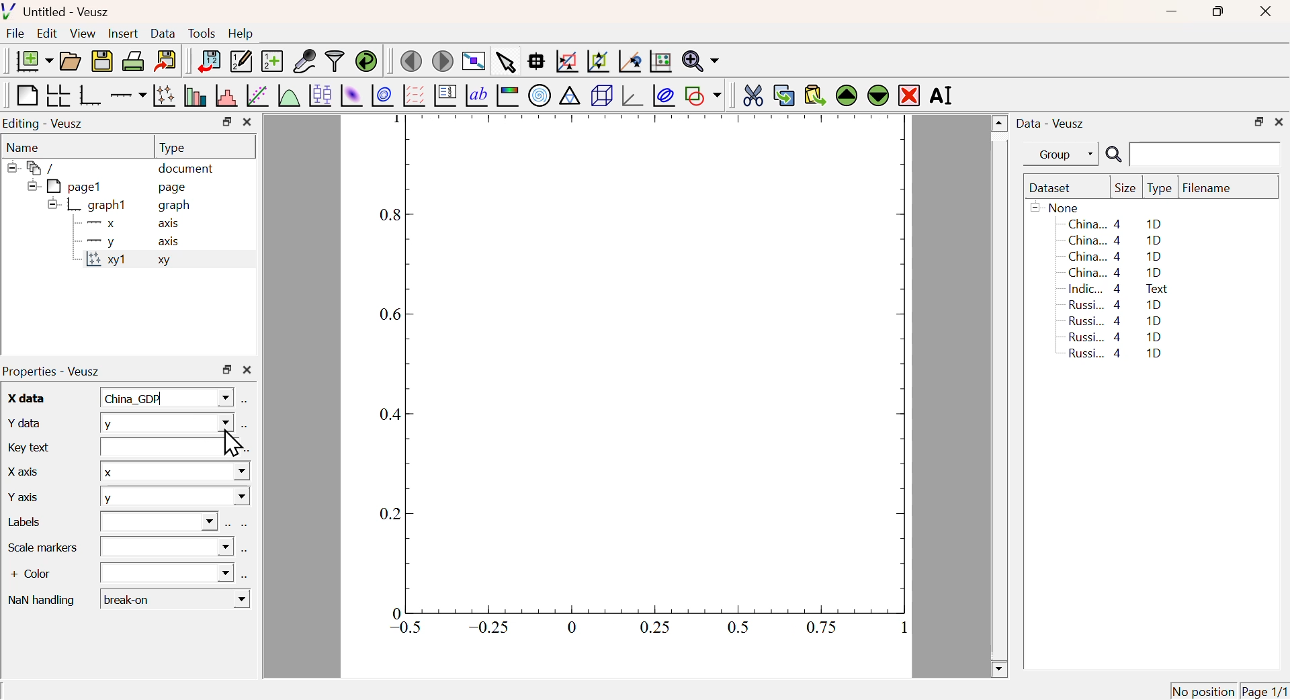  What do you see at coordinates (227, 525) in the screenshot?
I see `Select using dataset Browser` at bounding box center [227, 525].